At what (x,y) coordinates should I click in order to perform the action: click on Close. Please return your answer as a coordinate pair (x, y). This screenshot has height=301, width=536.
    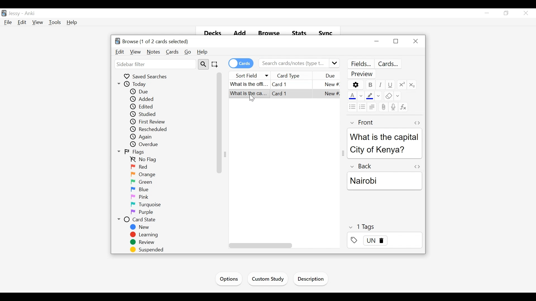
    Looking at the image, I should click on (416, 41).